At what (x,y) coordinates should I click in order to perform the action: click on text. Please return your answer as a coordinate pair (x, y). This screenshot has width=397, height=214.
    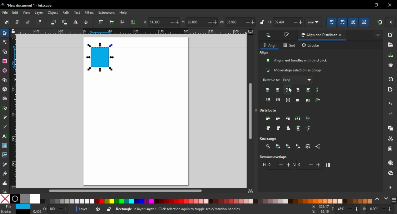
    Looking at the image, I should click on (77, 13).